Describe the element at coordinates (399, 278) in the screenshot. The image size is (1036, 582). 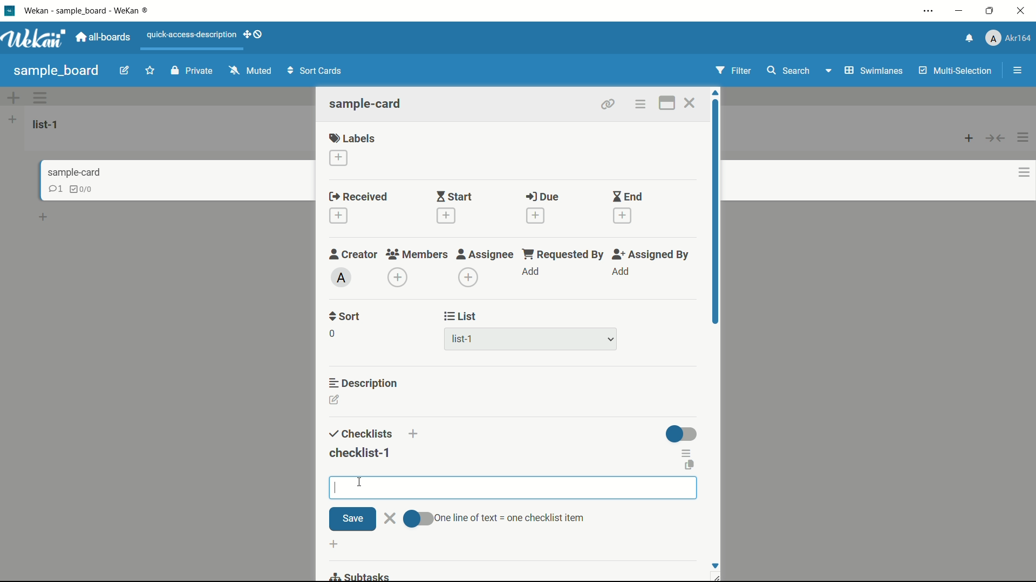
I see `add member` at that location.